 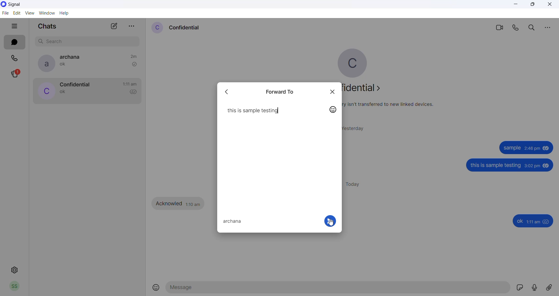 I want to click on profile, so click(x=14, y=287).